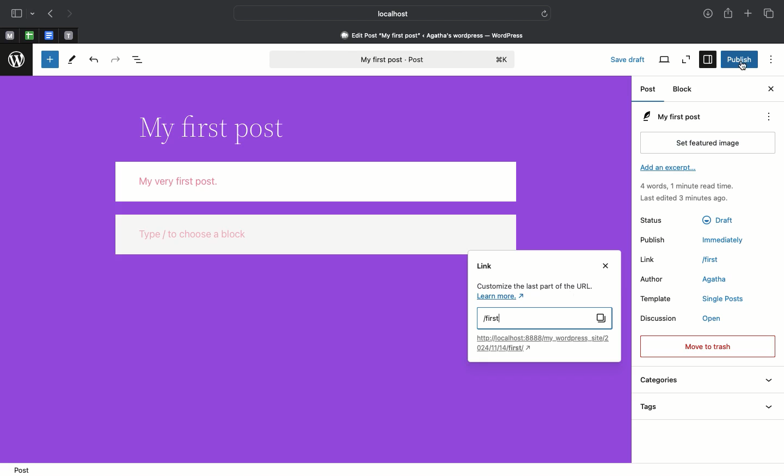 Image resolution: width=784 pixels, height=476 pixels. Describe the element at coordinates (667, 168) in the screenshot. I see `Add an excerpt` at that location.